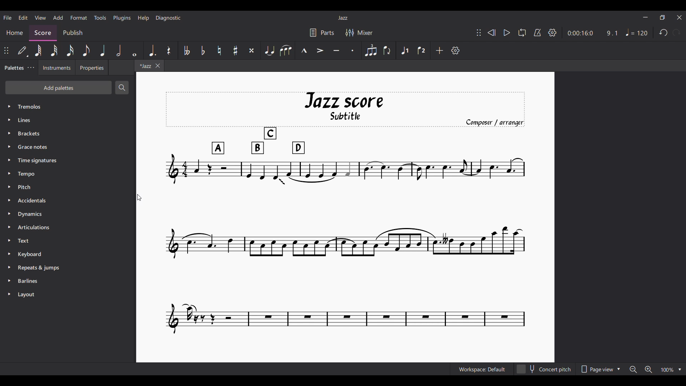 The height and width of the screenshot is (386, 686). Describe the element at coordinates (187, 50) in the screenshot. I see `Toggle double flat` at that location.